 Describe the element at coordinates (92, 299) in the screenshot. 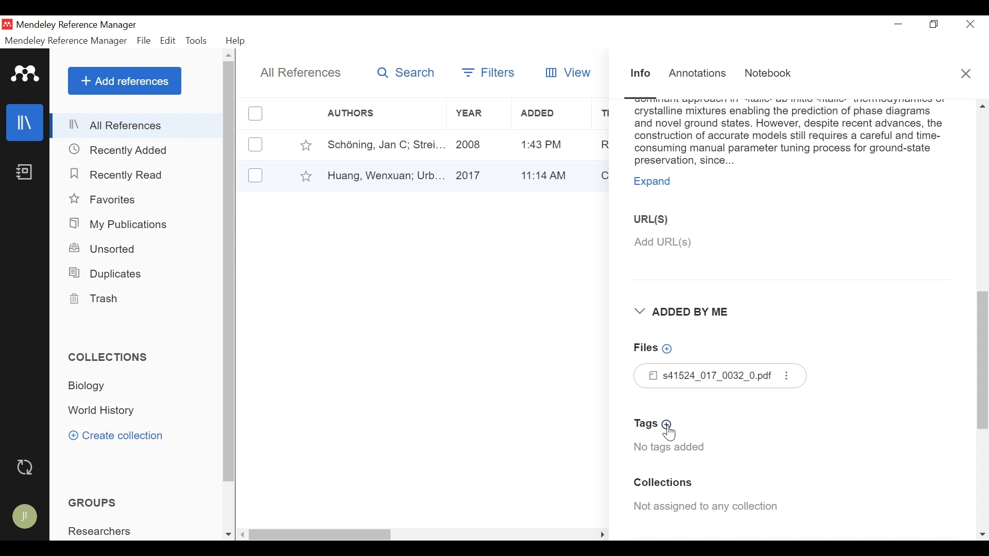

I see `Trash` at that location.